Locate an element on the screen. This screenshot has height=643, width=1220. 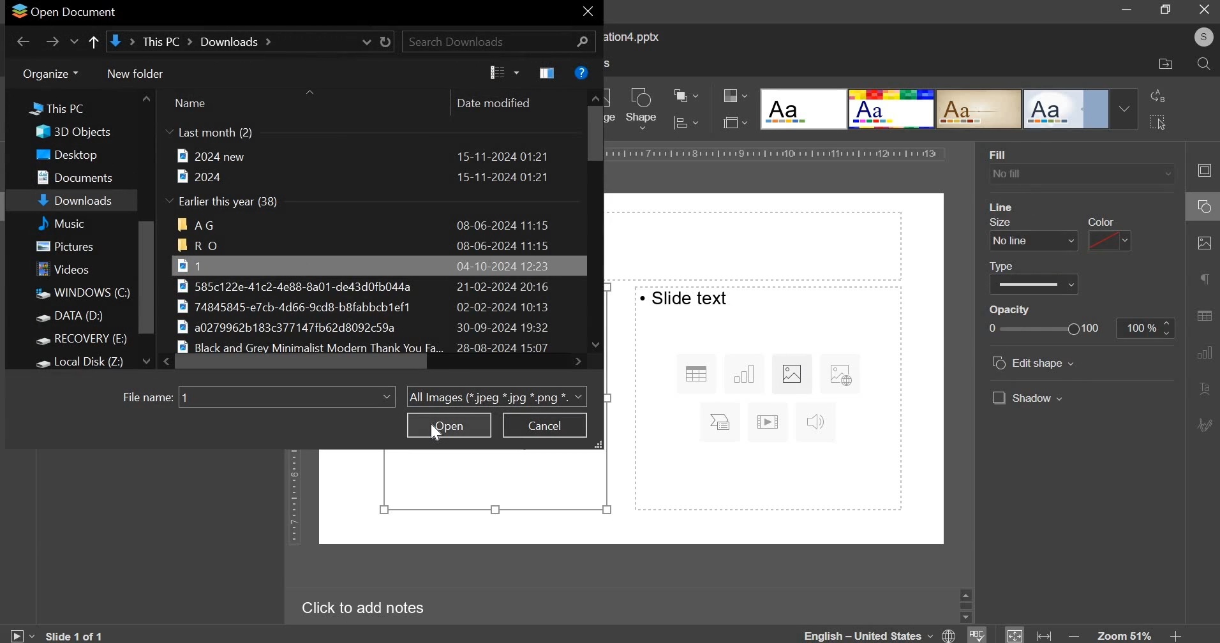
pictures is located at coordinates (71, 248).